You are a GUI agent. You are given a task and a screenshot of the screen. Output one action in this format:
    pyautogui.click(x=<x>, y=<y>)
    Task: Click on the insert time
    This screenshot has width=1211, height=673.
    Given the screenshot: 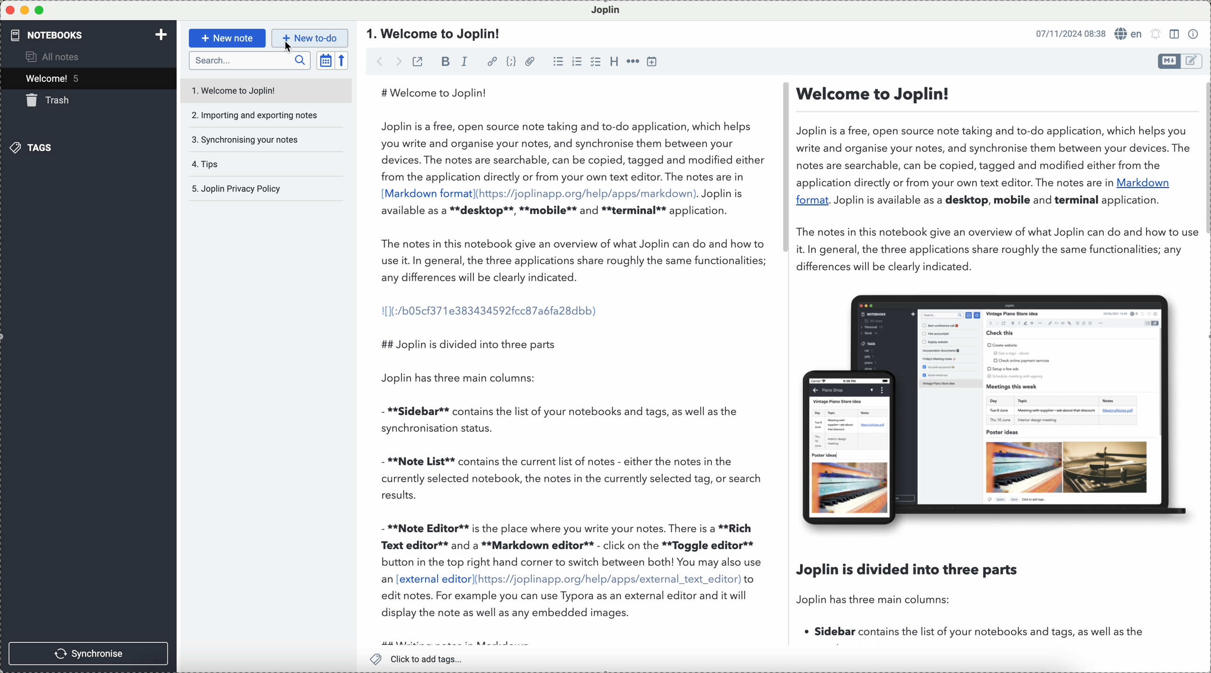 What is the action you would take?
    pyautogui.click(x=653, y=61)
    